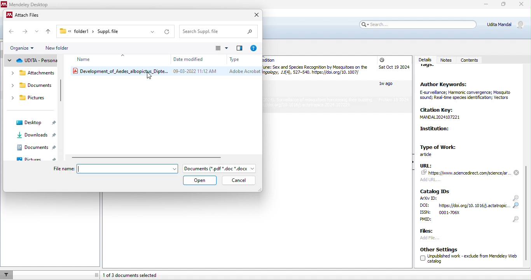 The image size is (531, 280). I want to click on search, so click(219, 31).